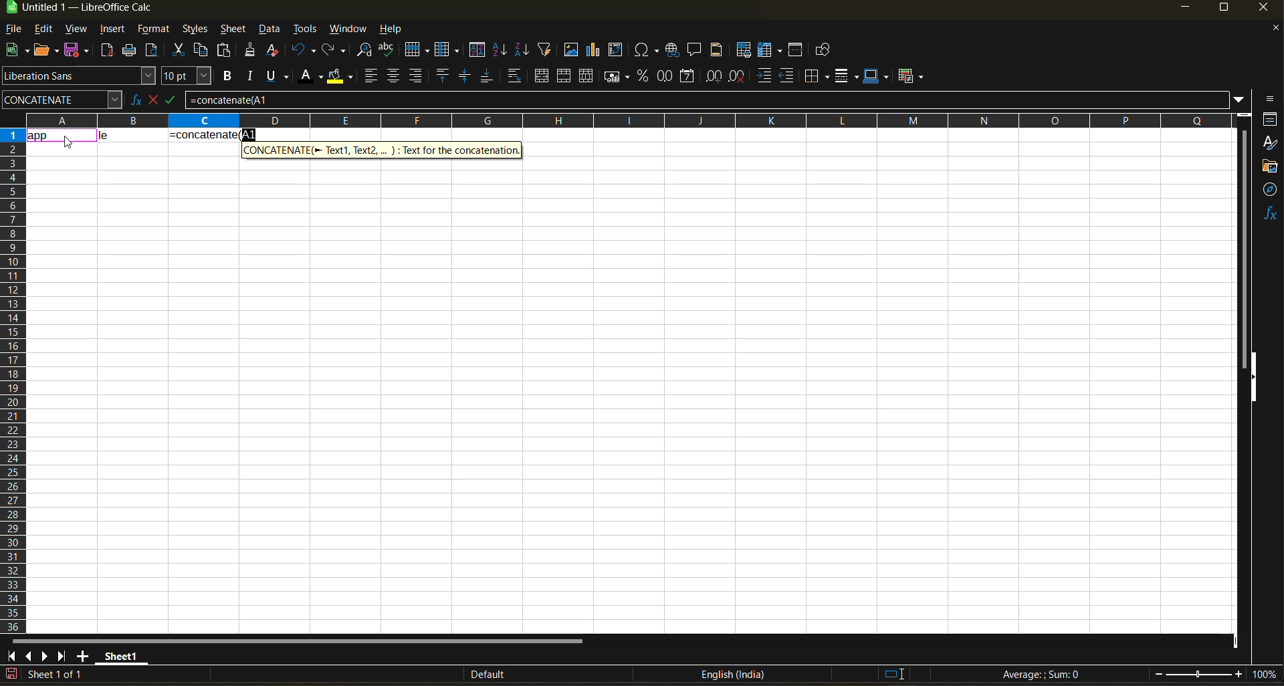  I want to click on export directly as pdf, so click(106, 51).